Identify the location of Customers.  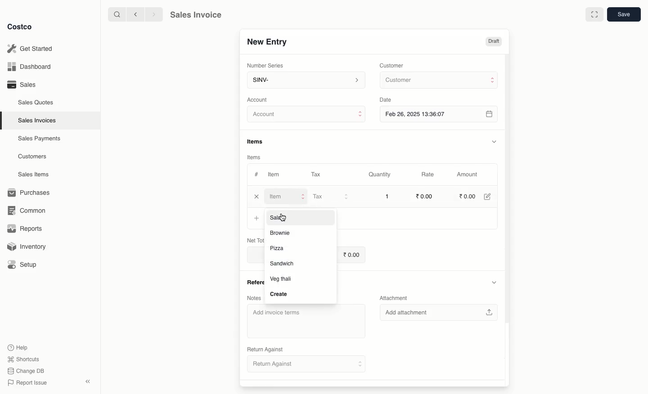
(32, 156).